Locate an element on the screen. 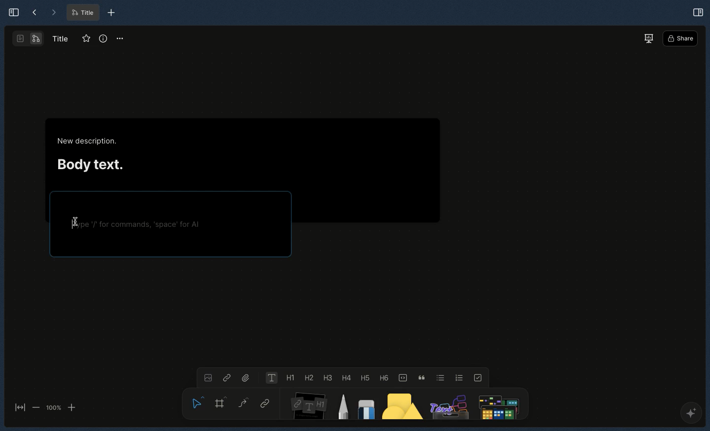 This screenshot has height=431, width=710. Shape is located at coordinates (403, 406).